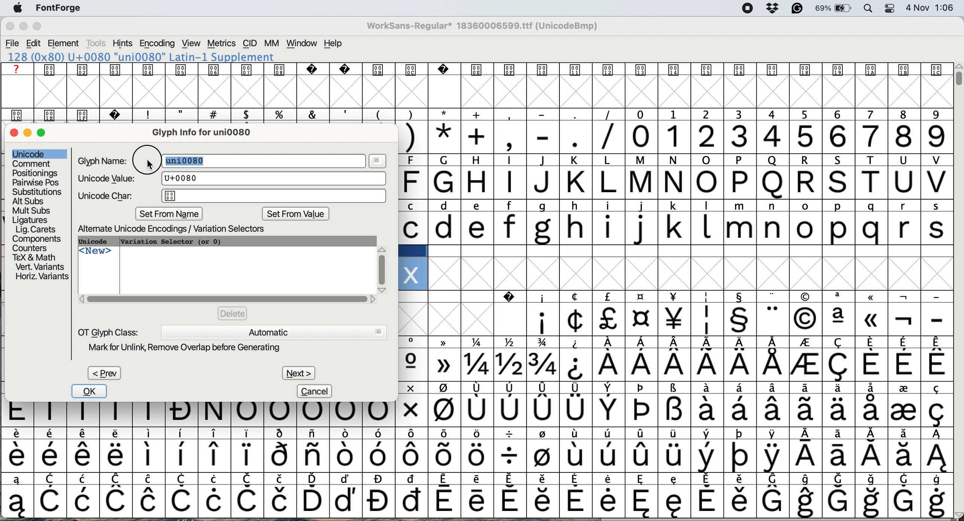 Image resolution: width=964 pixels, height=521 pixels. I want to click on counters, so click(32, 247).